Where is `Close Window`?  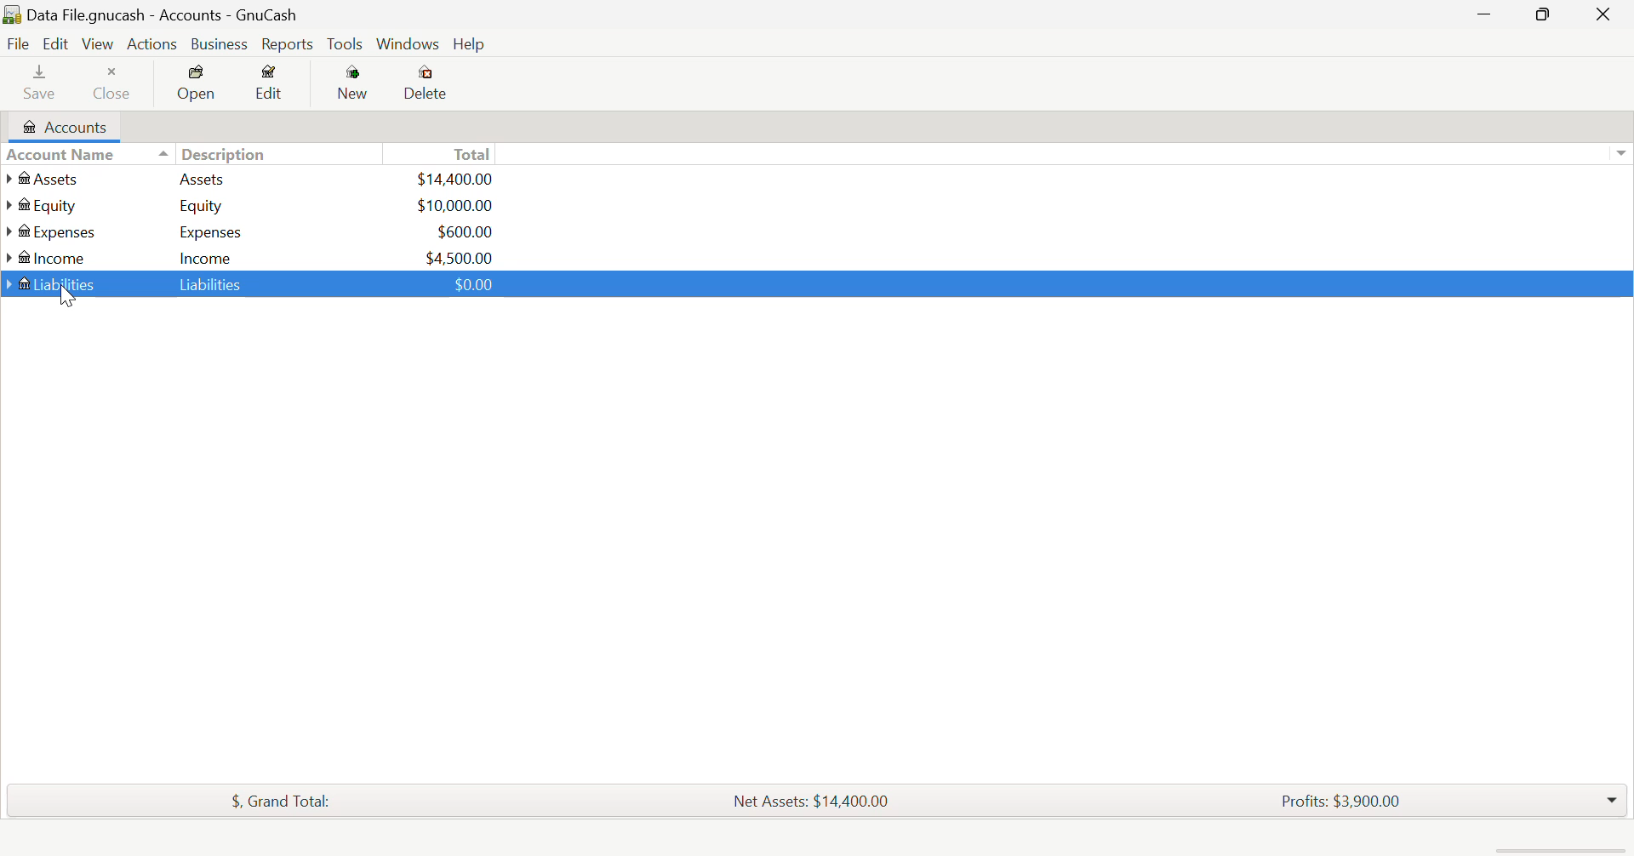 Close Window is located at coordinates (1608, 14).